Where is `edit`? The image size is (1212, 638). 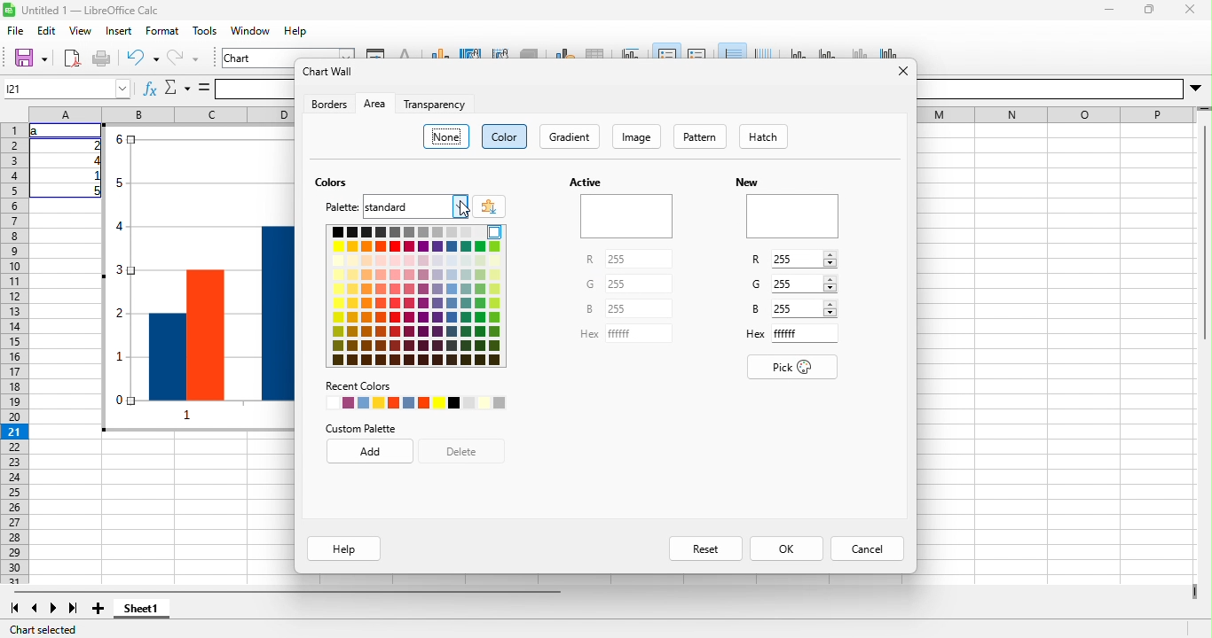 edit is located at coordinates (47, 30).